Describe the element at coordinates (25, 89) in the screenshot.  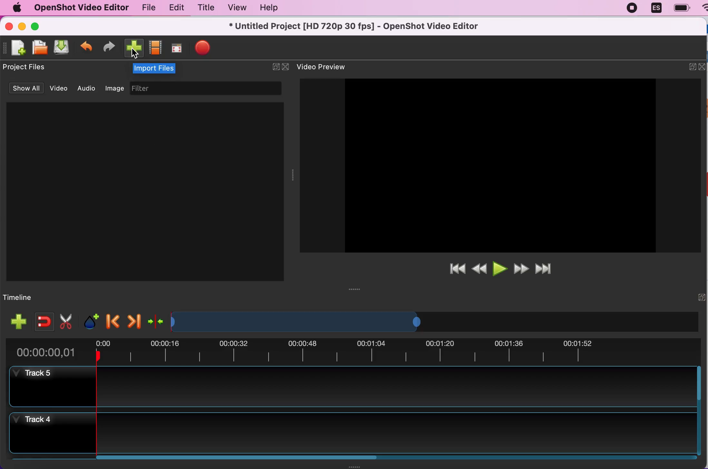
I see `show all` at that location.